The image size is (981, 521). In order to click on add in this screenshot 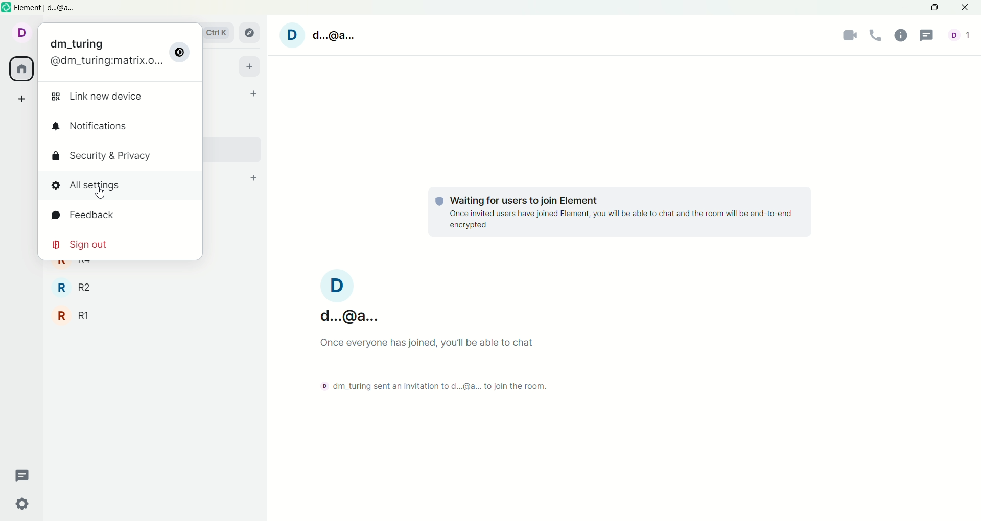, I will do `click(252, 176)`.